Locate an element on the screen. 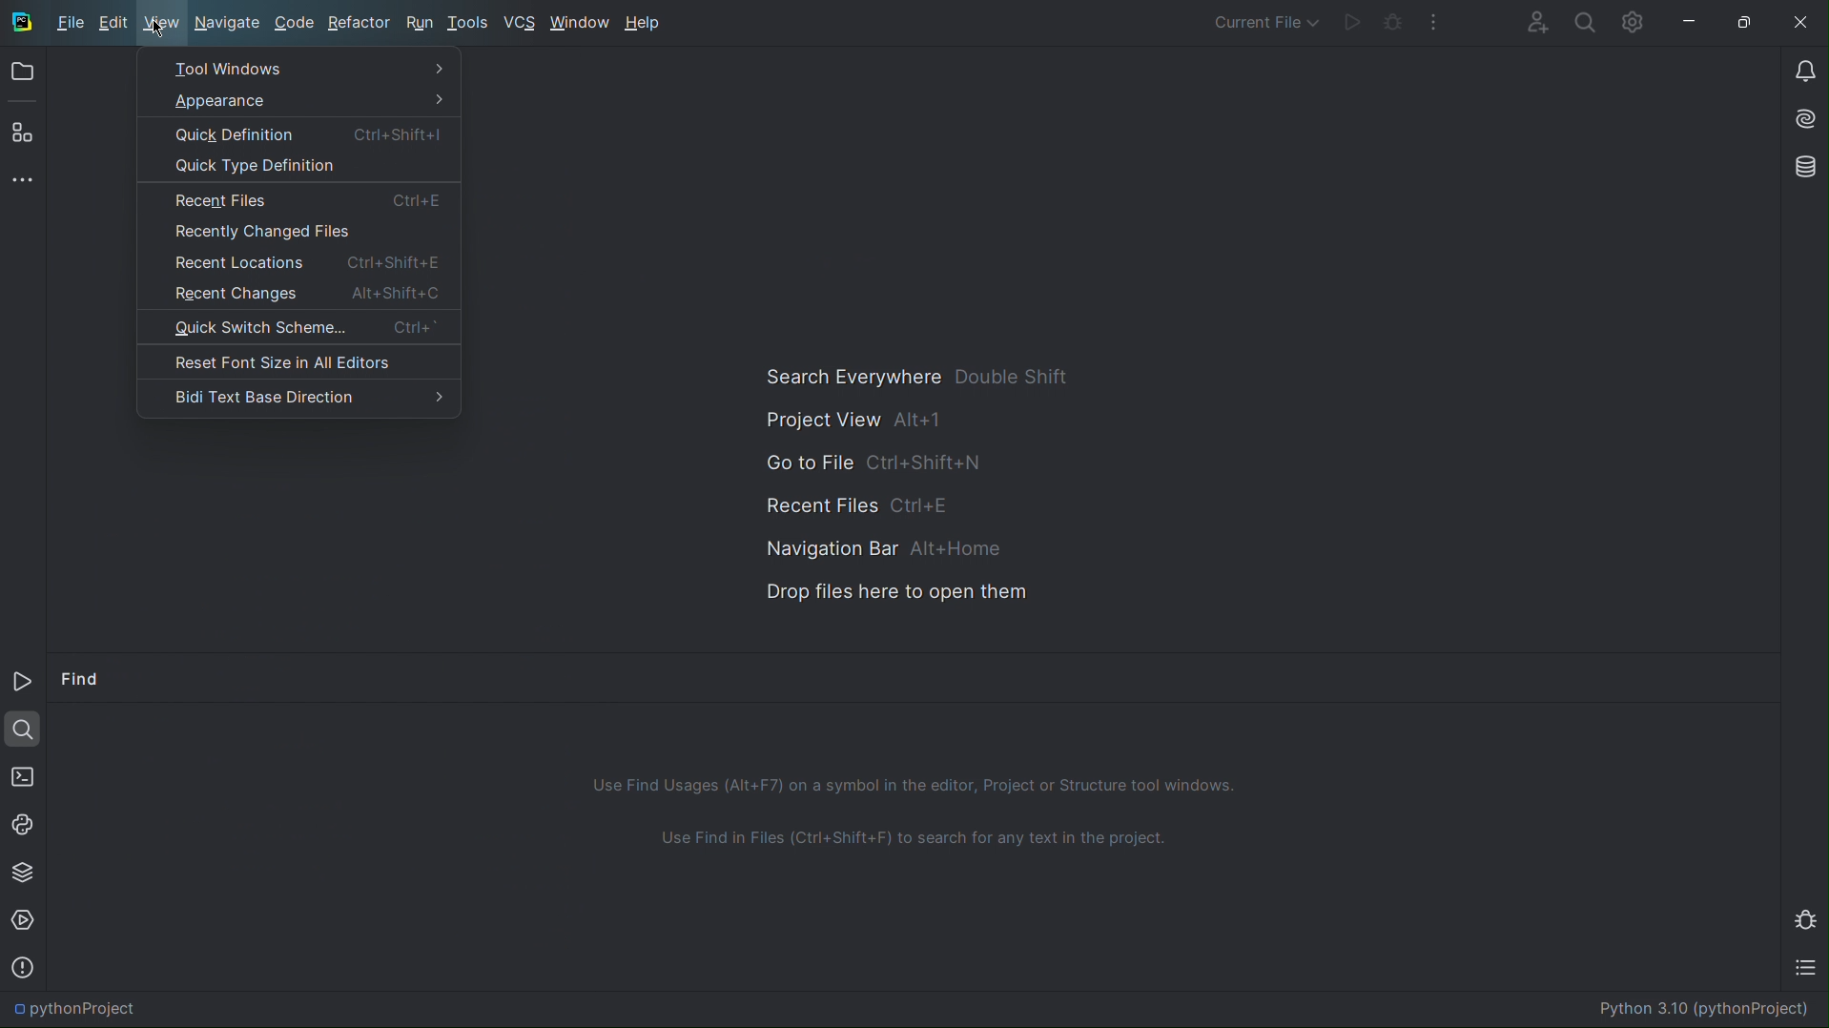 This screenshot has width=1829, height=1028. Run is located at coordinates (24, 685).